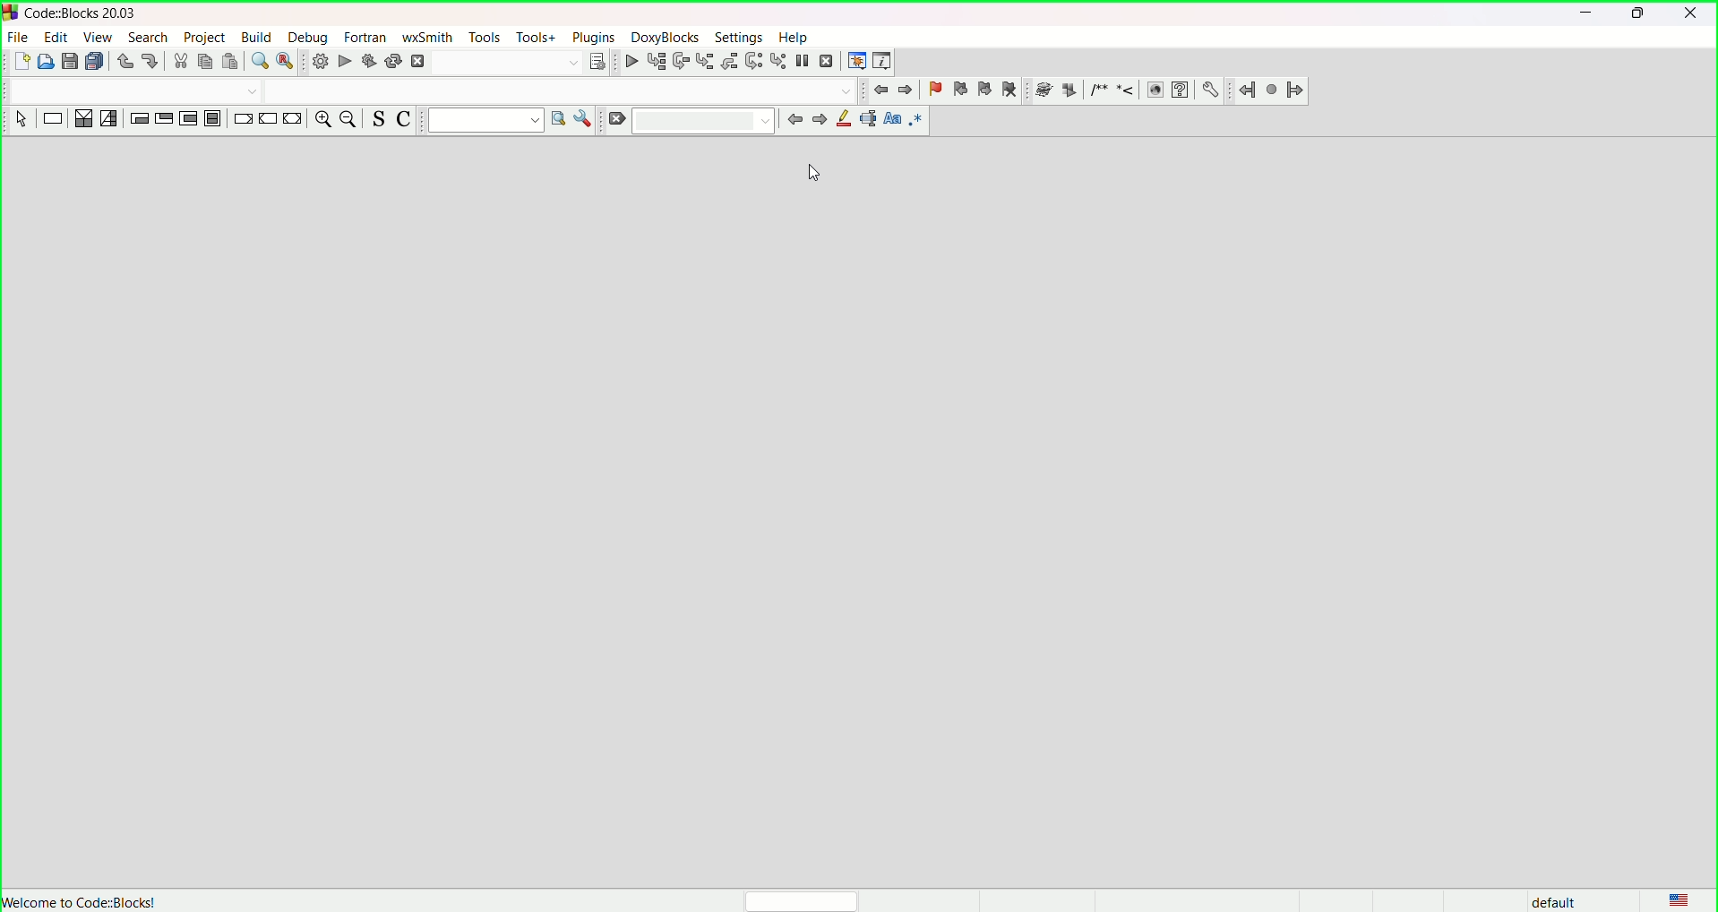 The width and height of the screenshot is (1718, 912). I want to click on minimize, so click(1585, 14).